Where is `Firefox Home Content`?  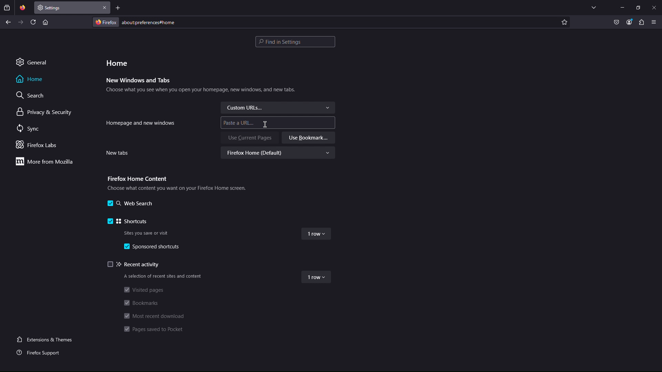
Firefox Home Content is located at coordinates (136, 178).